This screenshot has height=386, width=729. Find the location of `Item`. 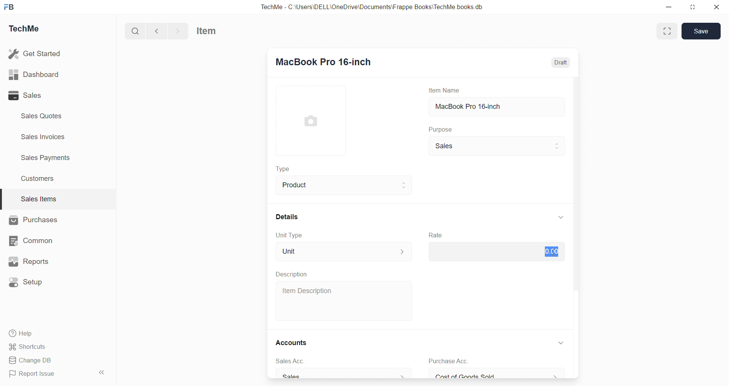

Item is located at coordinates (207, 31).